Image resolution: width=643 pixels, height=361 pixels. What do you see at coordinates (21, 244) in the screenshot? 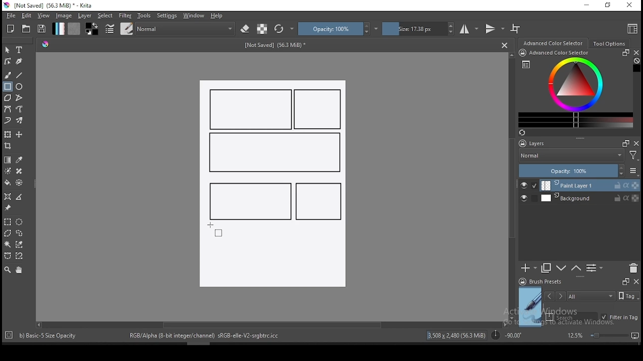
I see `similar color selection tool` at bounding box center [21, 244].